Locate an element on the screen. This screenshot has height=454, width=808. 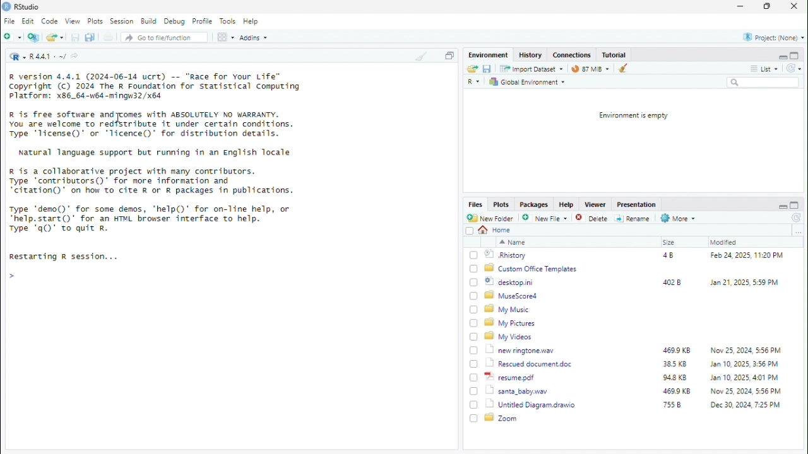
save is located at coordinates (488, 69).